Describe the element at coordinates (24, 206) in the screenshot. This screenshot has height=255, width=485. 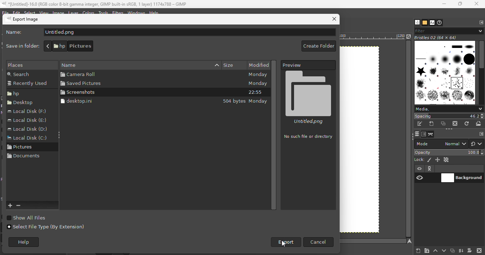
I see `Bookmark cannot be removed` at that location.